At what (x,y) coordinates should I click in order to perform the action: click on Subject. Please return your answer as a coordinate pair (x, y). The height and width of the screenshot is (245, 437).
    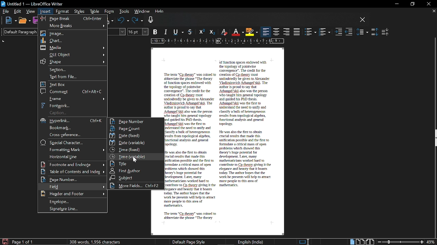
    Looking at the image, I should click on (135, 178).